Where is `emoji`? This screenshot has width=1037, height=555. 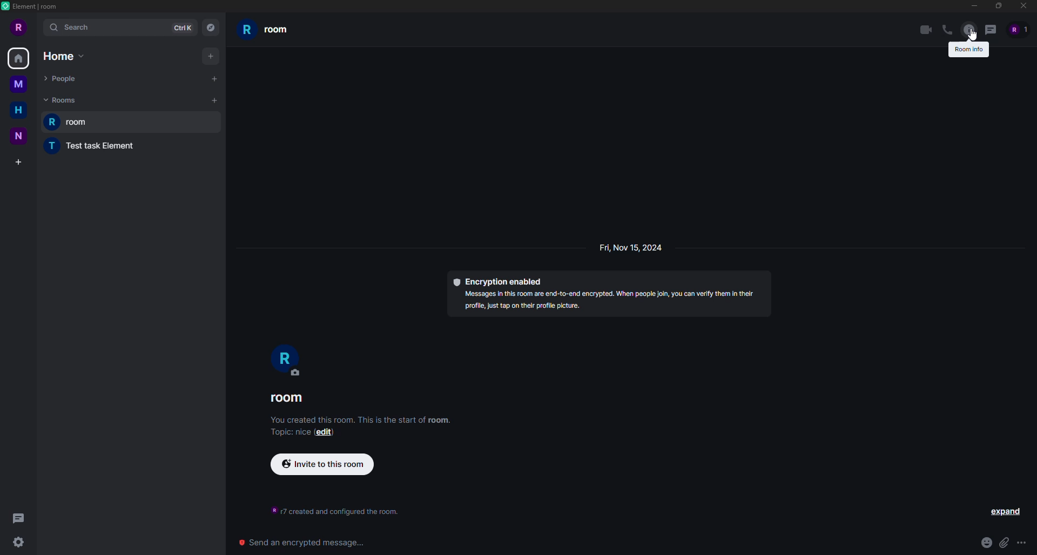
emoji is located at coordinates (985, 542).